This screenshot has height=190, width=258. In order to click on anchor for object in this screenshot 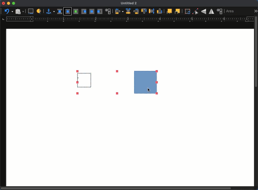, I will do `click(51, 12)`.